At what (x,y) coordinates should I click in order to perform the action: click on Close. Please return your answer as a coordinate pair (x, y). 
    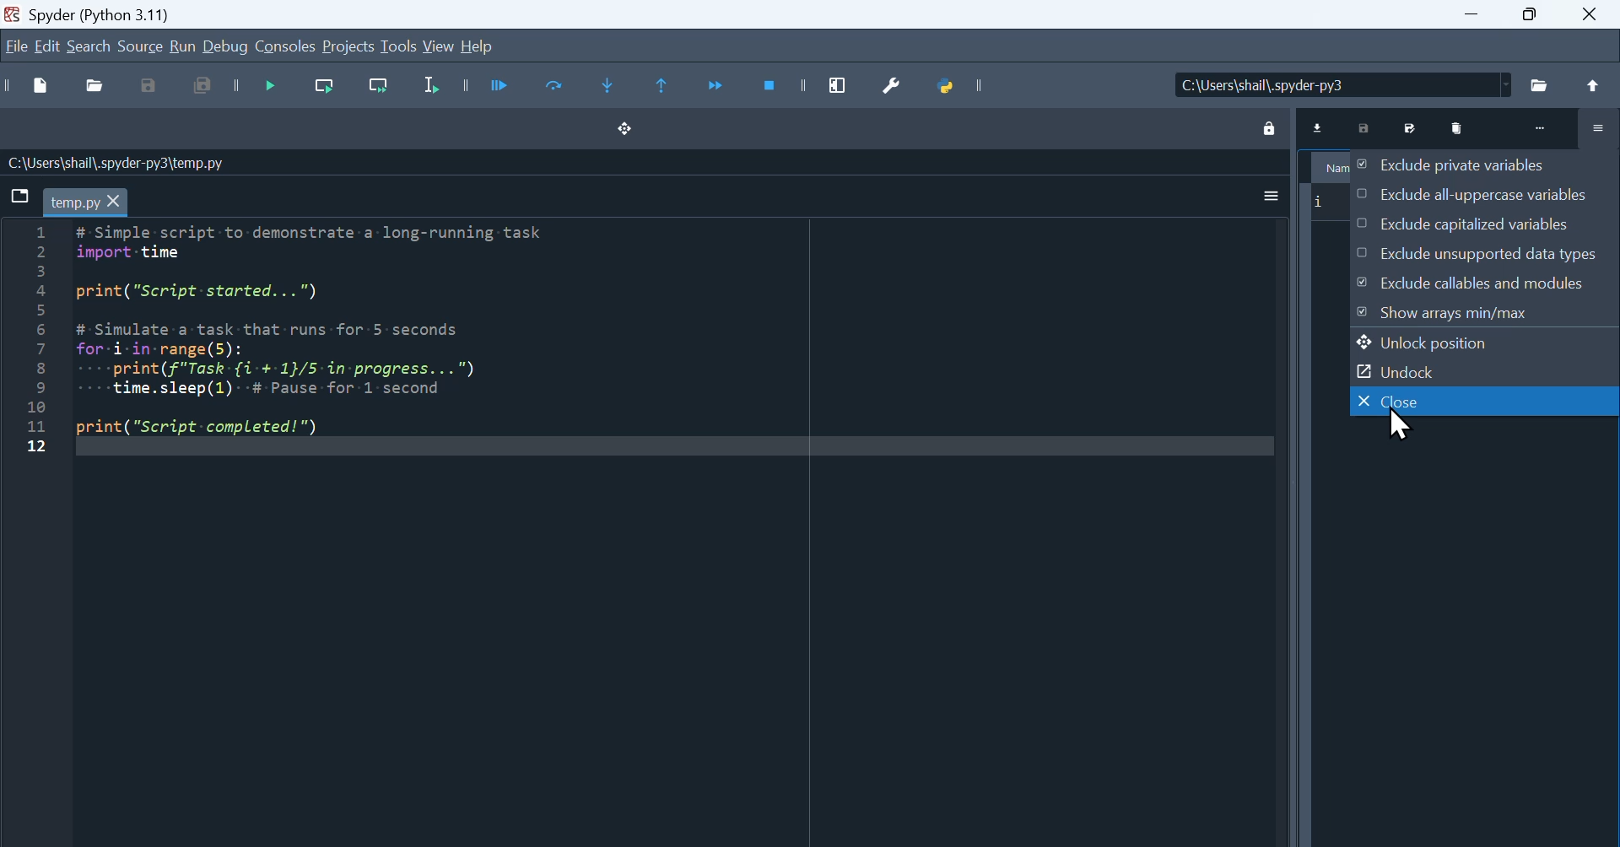
    Looking at the image, I should click on (1485, 401).